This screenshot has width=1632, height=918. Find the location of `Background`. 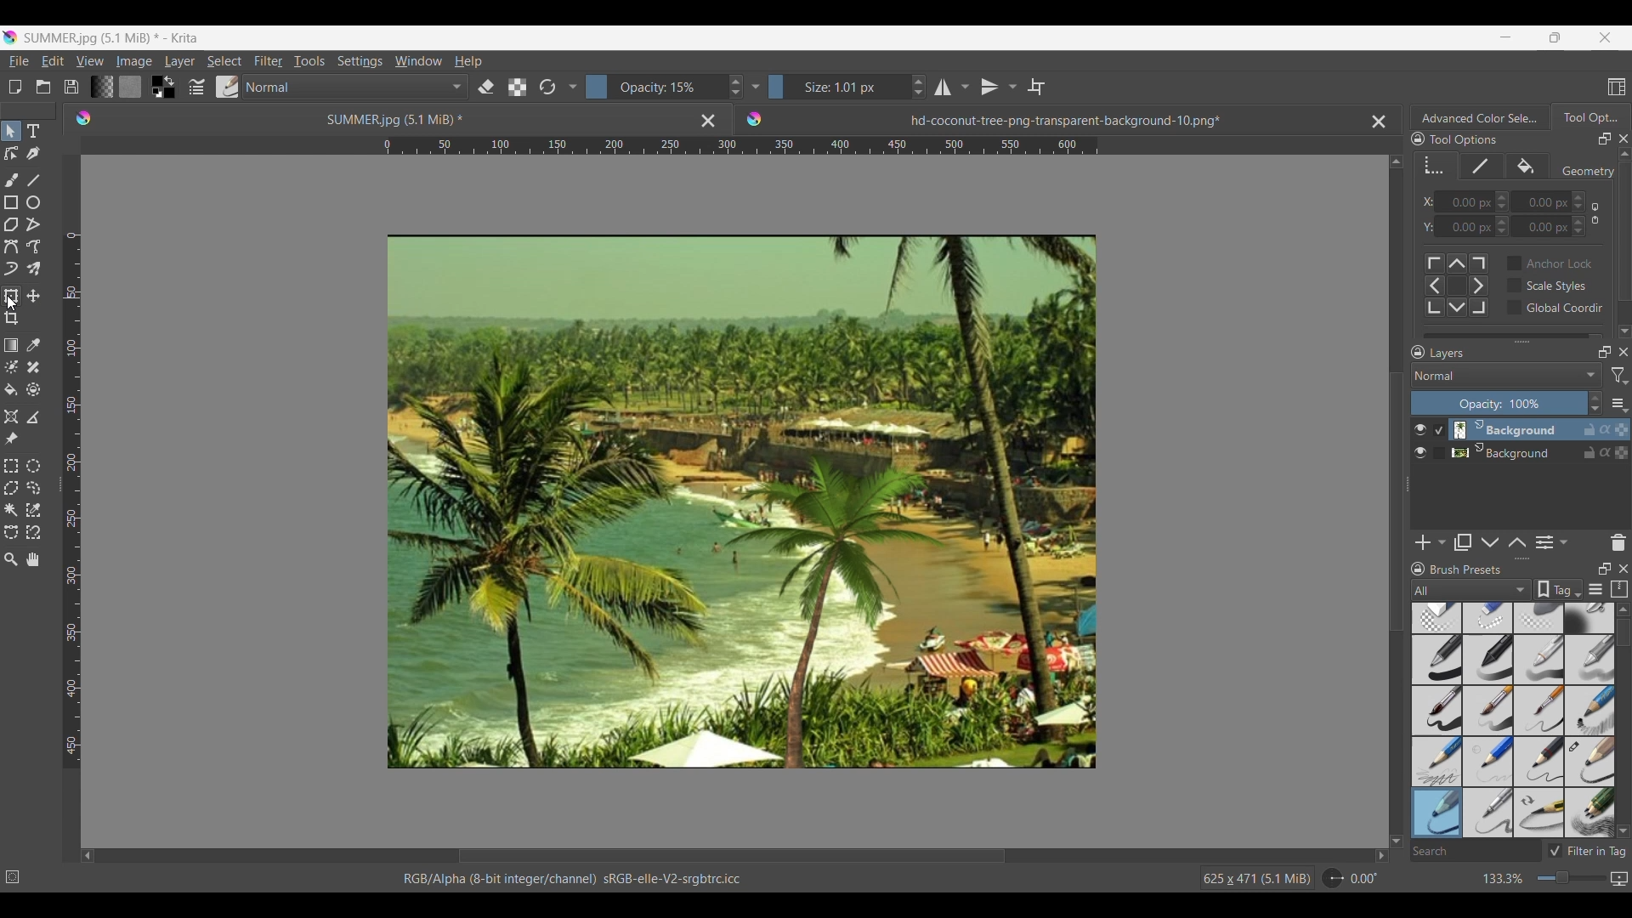

Background is located at coordinates (1508, 450).